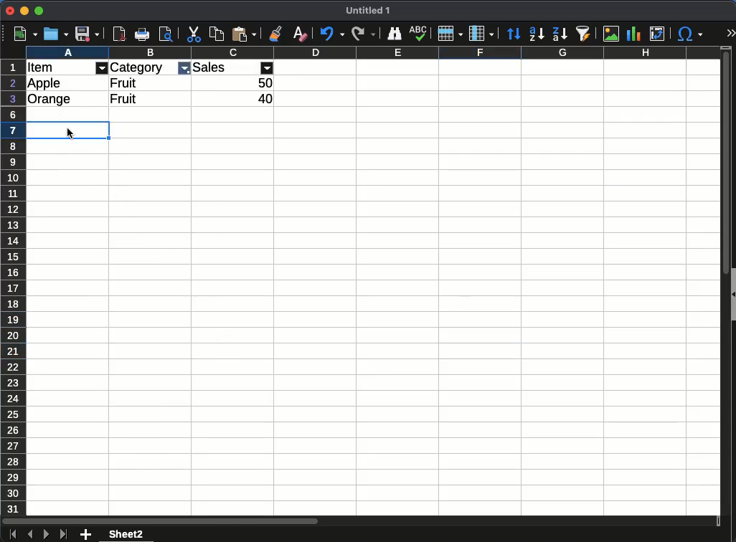 The height and width of the screenshot is (542, 736). I want to click on filter, so click(268, 67).